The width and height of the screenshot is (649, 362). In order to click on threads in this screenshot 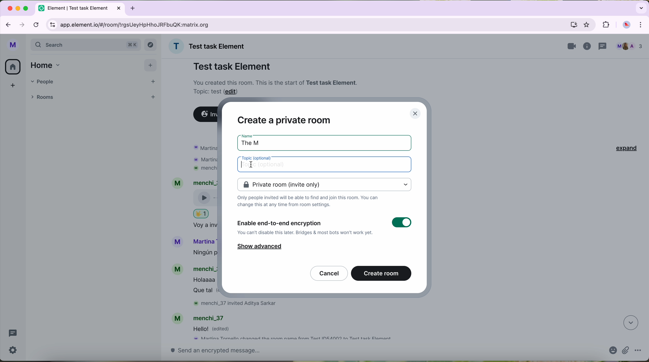, I will do `click(604, 46)`.